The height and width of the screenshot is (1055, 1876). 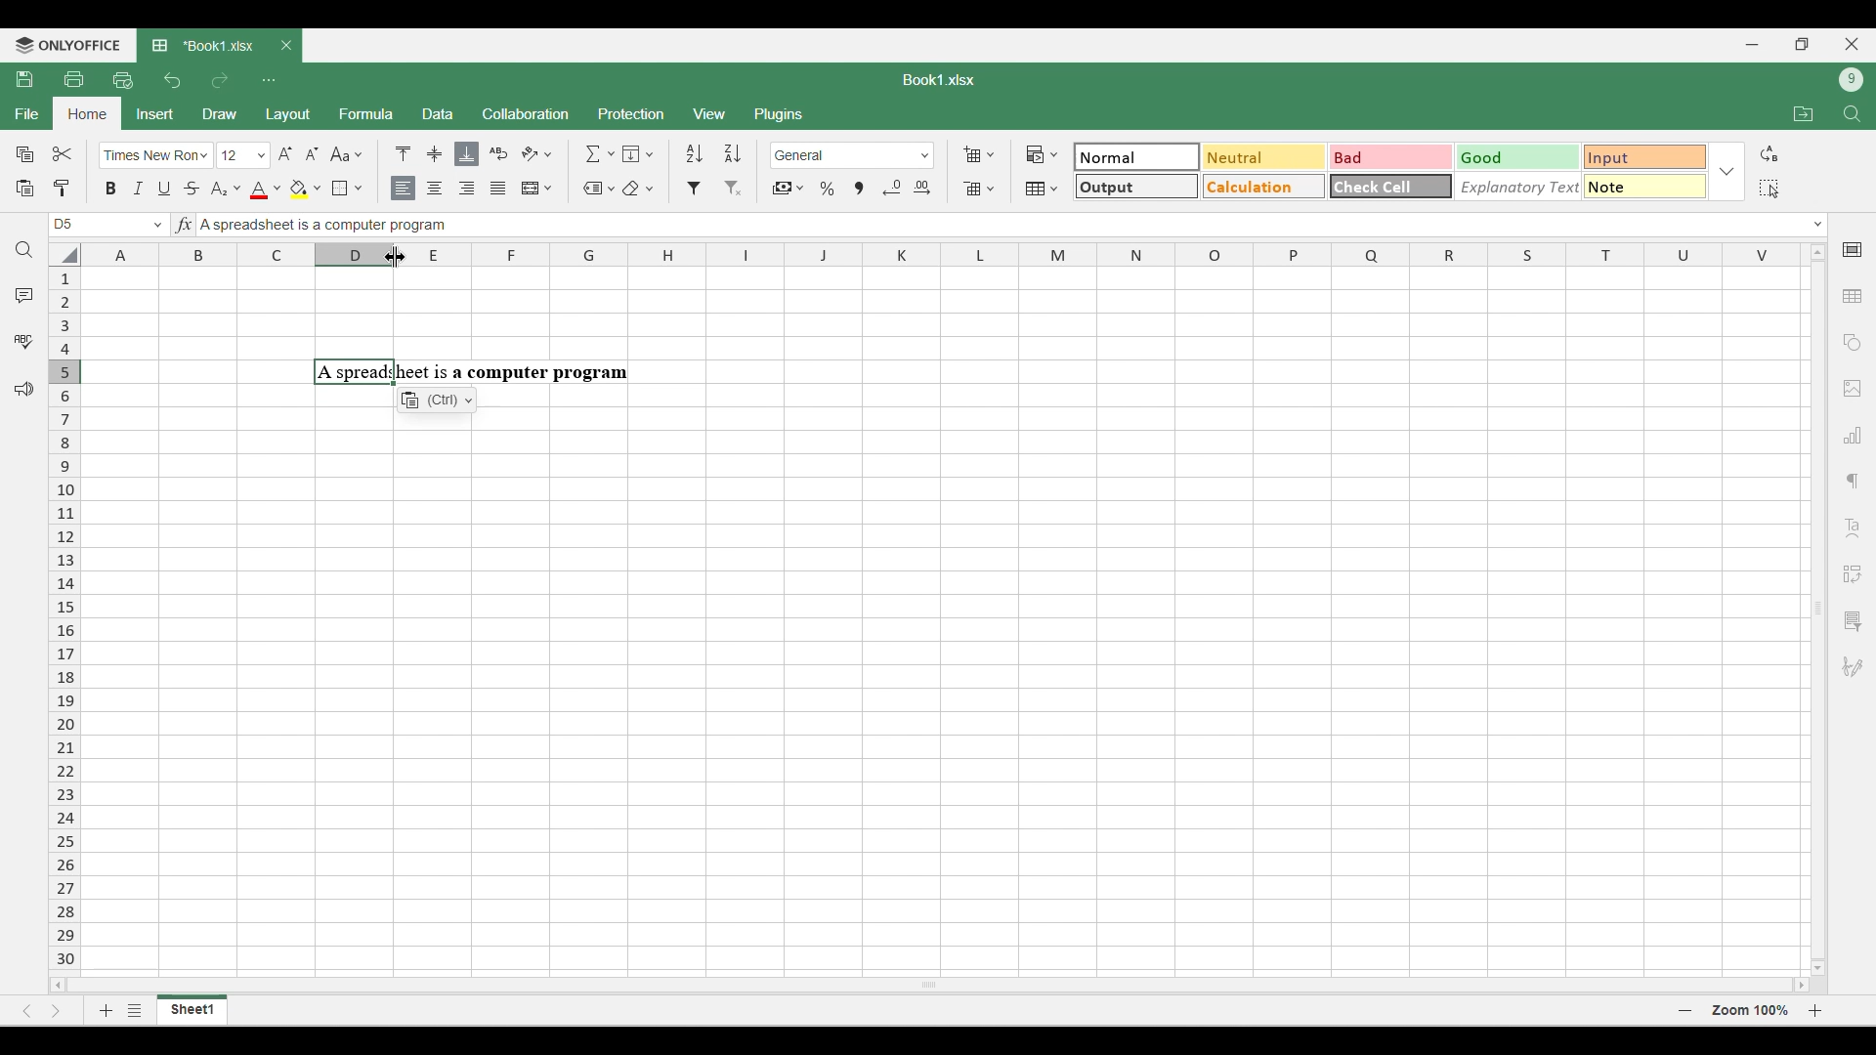 I want to click on Subscript, so click(x=225, y=190).